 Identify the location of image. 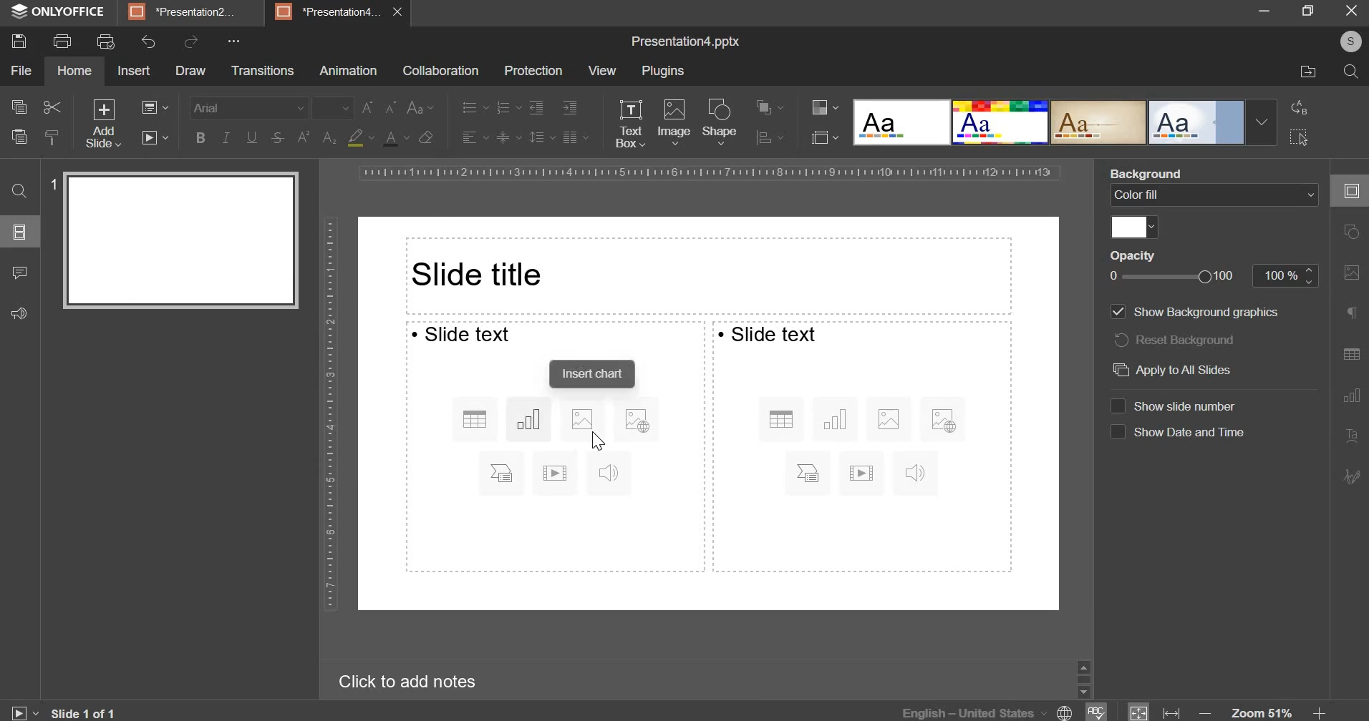
(674, 123).